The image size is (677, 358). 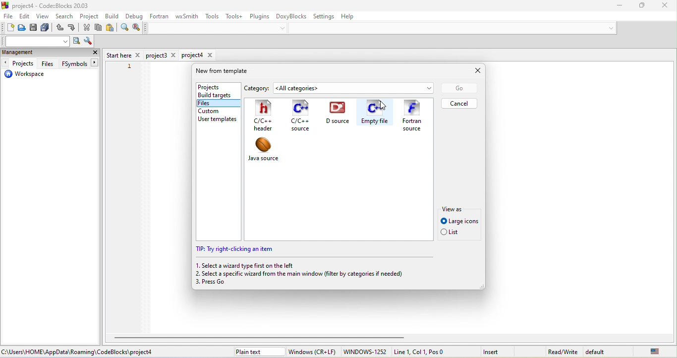 What do you see at coordinates (35, 29) in the screenshot?
I see `save` at bounding box center [35, 29].